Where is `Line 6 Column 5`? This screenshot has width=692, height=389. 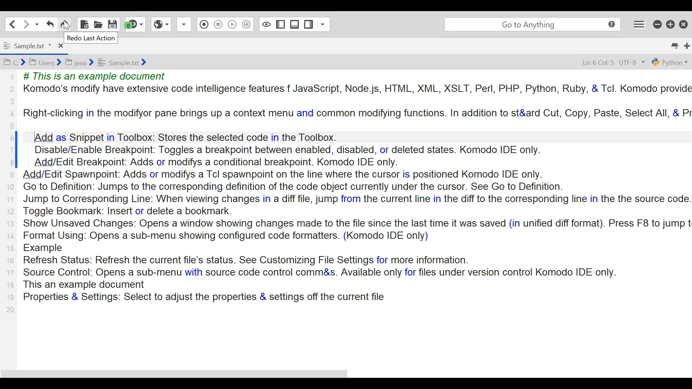 Line 6 Column 5 is located at coordinates (598, 62).